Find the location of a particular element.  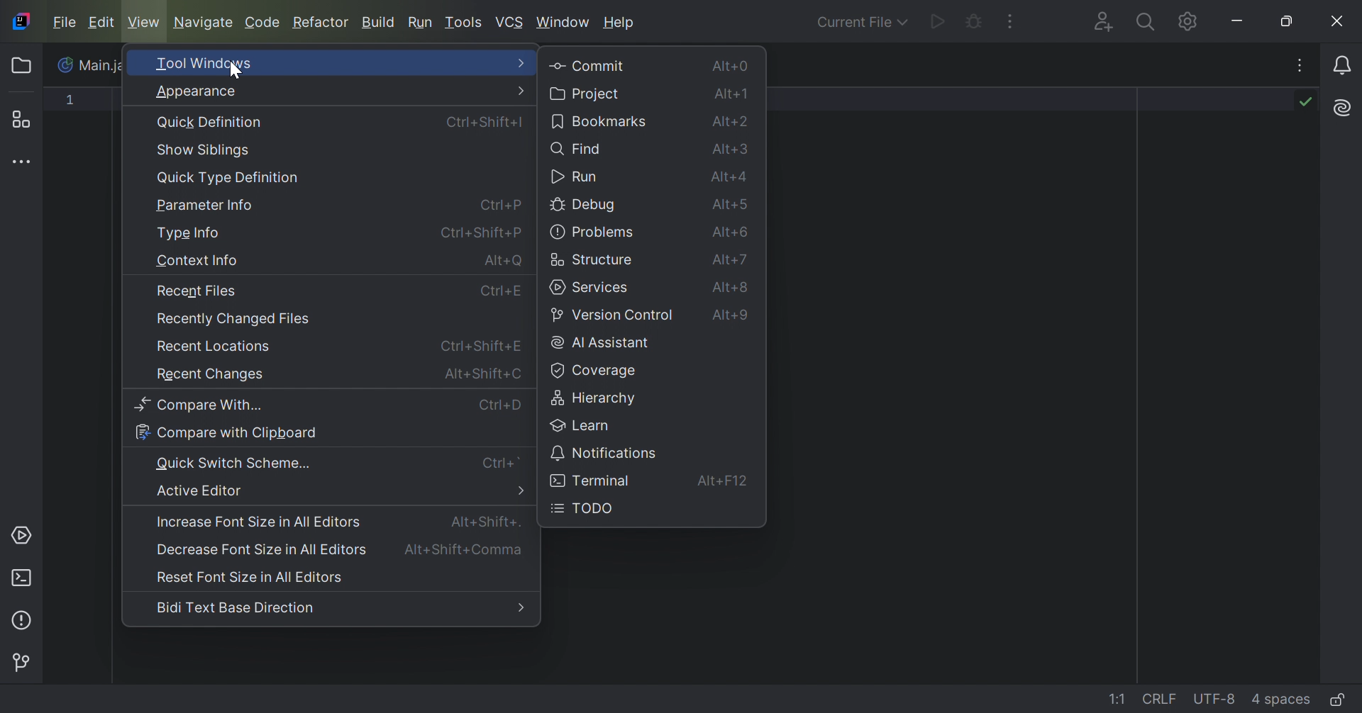

More is located at coordinates (522, 491).